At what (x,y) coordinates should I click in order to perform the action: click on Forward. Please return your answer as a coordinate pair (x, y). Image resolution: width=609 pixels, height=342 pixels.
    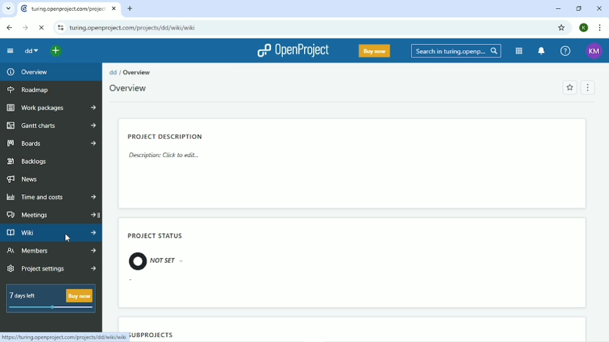
    Looking at the image, I should click on (25, 28).